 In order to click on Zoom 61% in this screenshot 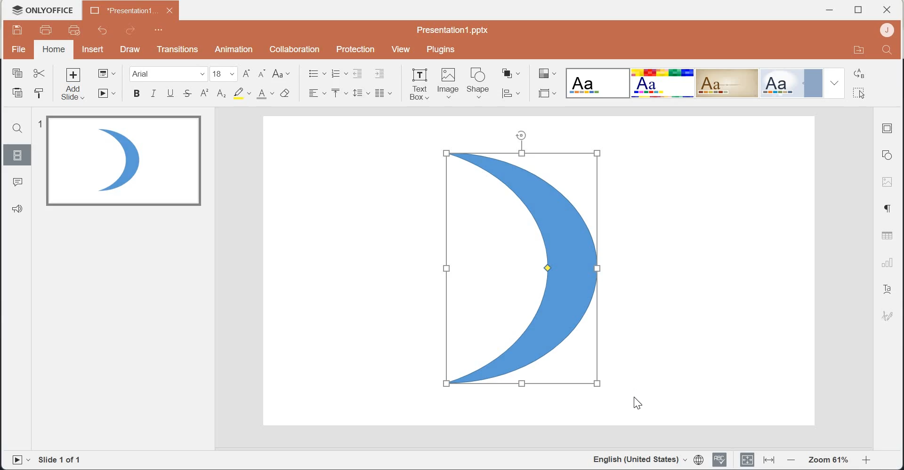, I will do `click(828, 460)`.